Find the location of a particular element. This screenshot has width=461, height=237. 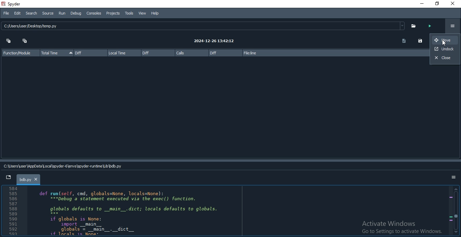

Diff is located at coordinates (89, 53).